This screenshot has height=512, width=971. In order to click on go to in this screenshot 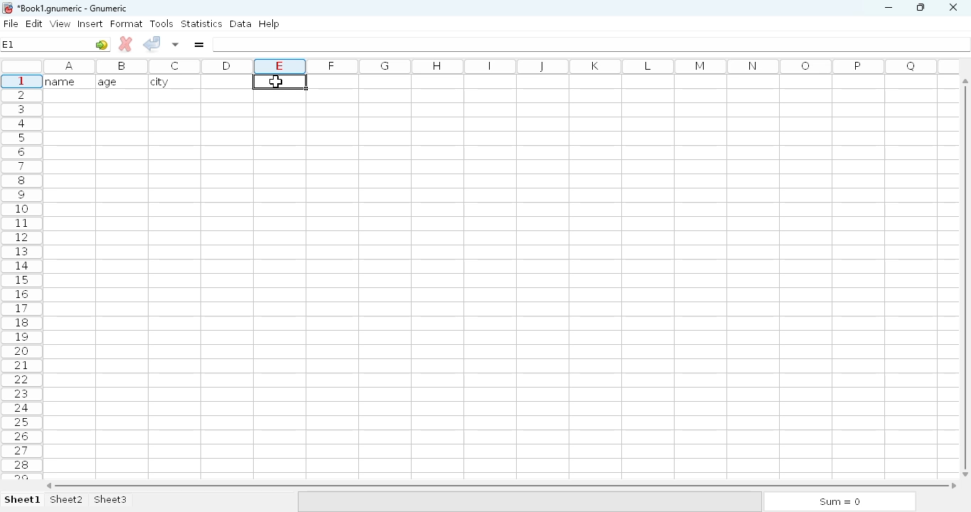, I will do `click(102, 44)`.